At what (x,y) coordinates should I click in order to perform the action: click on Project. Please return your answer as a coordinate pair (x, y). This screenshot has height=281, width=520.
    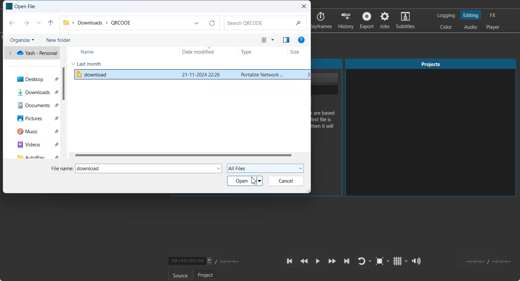
    Looking at the image, I should click on (206, 274).